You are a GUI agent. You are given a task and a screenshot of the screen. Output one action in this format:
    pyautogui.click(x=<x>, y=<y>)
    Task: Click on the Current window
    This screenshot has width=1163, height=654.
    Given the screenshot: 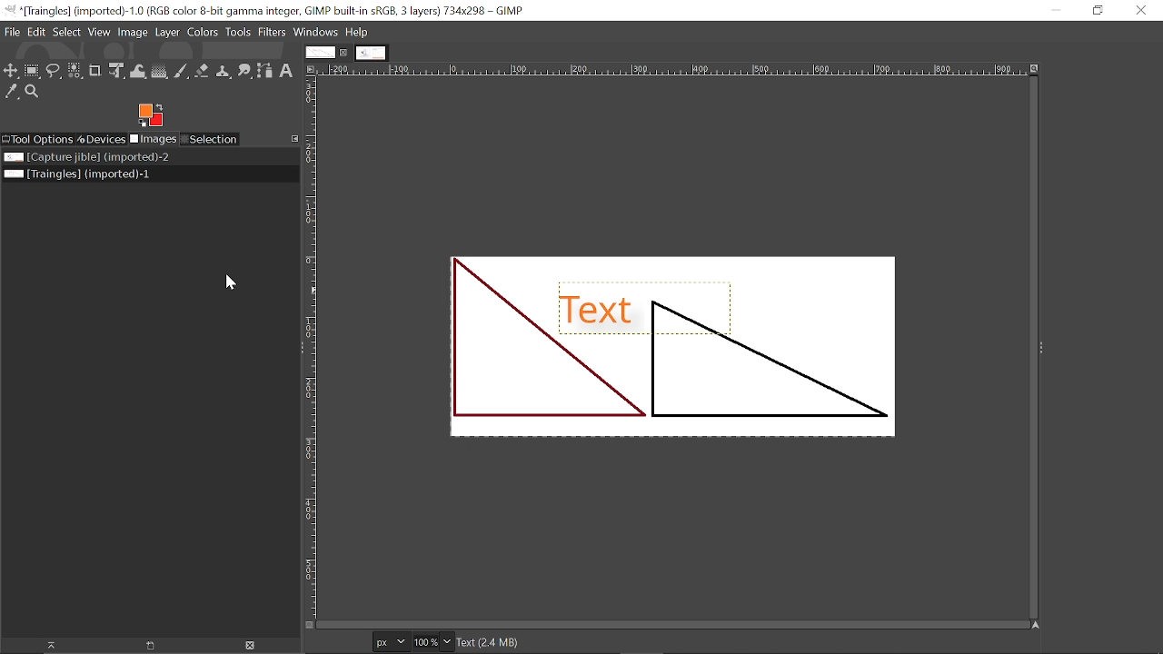 What is the action you would take?
    pyautogui.click(x=267, y=11)
    